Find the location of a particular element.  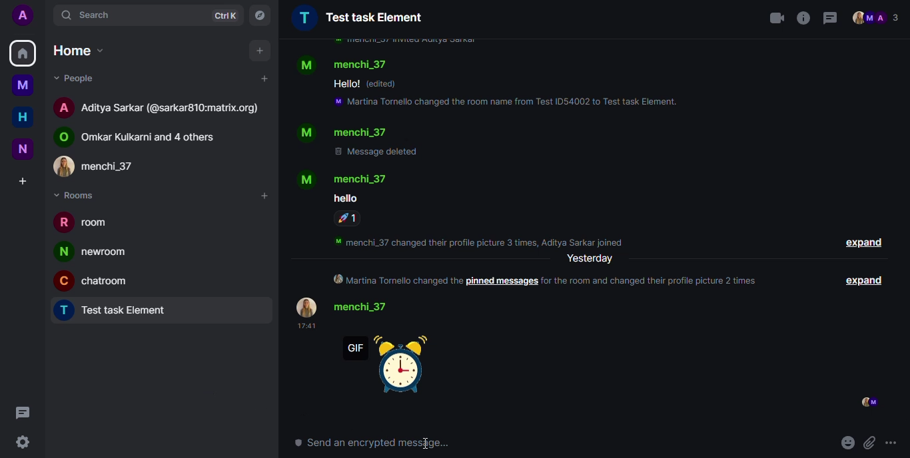

explore rooms is located at coordinates (259, 15).